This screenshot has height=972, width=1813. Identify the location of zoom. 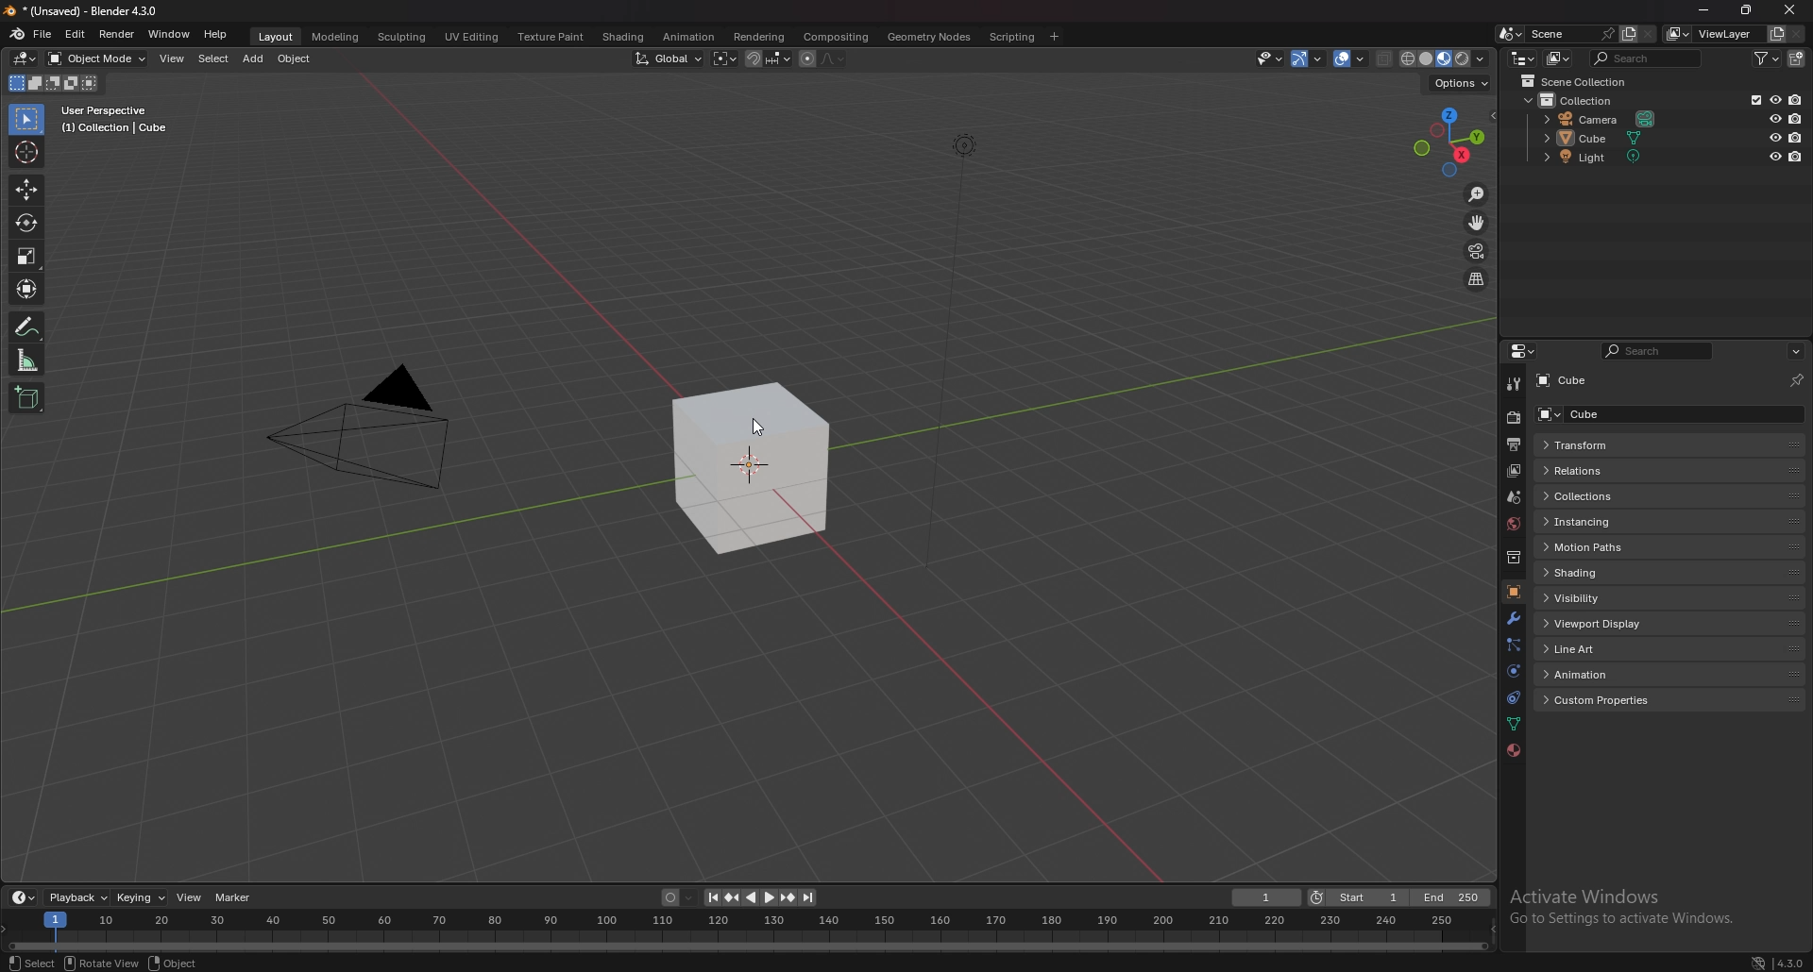
(1478, 195).